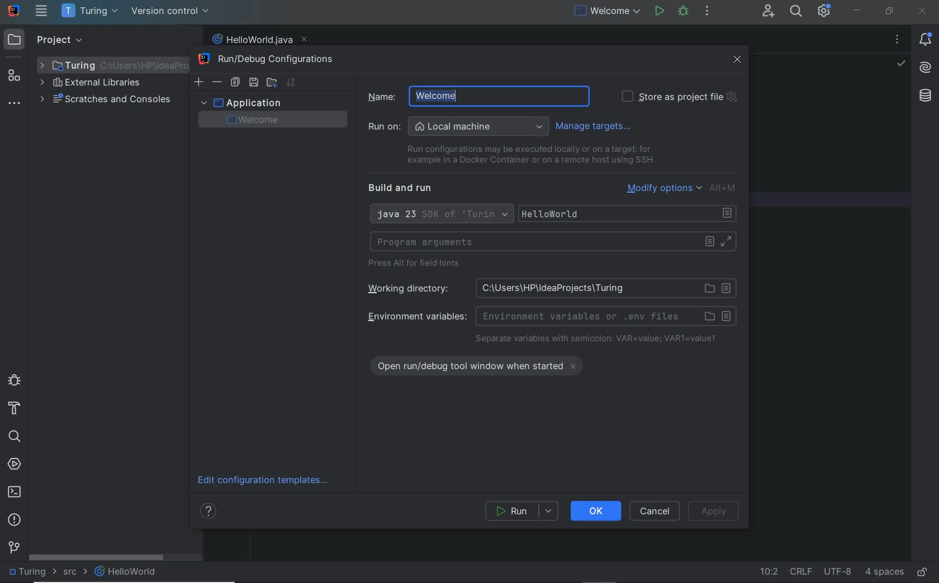  I want to click on java 23, so click(440, 215).